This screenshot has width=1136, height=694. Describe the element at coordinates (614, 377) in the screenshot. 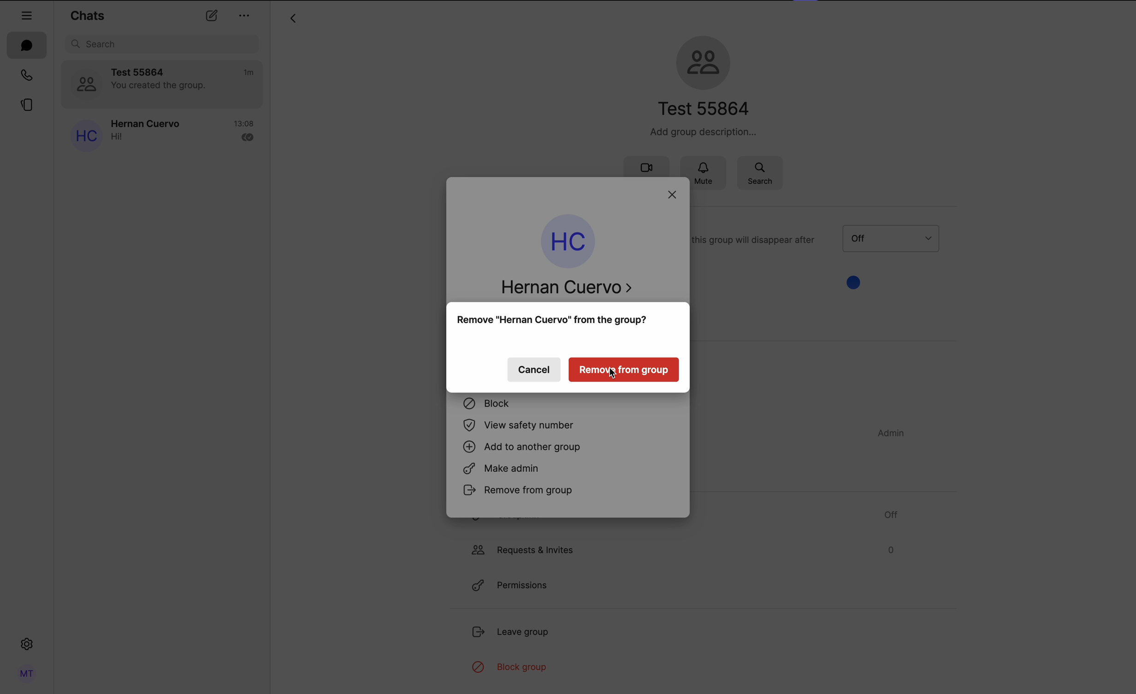

I see `cursor` at that location.